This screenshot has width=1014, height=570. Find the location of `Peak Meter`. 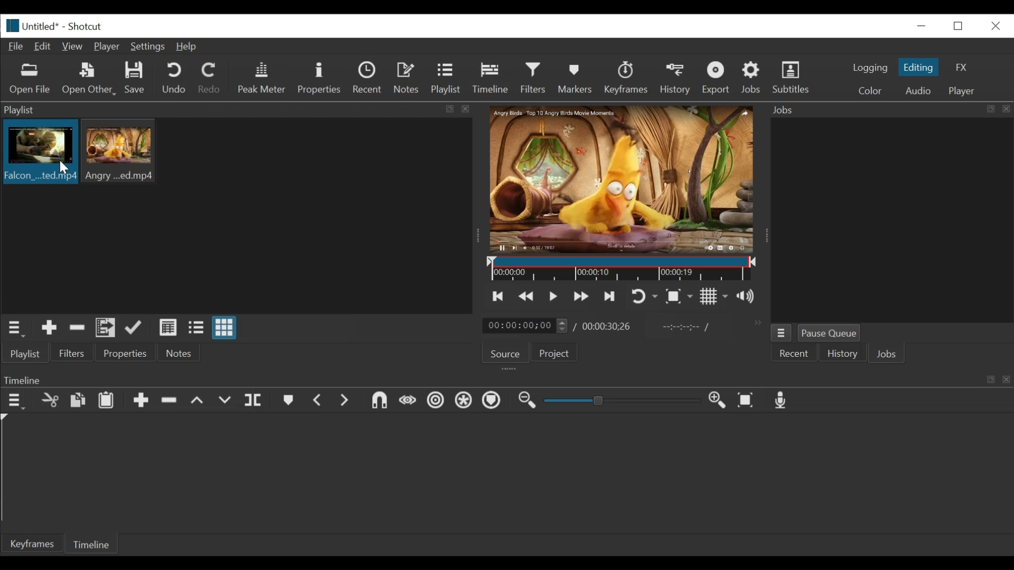

Peak Meter is located at coordinates (264, 78).